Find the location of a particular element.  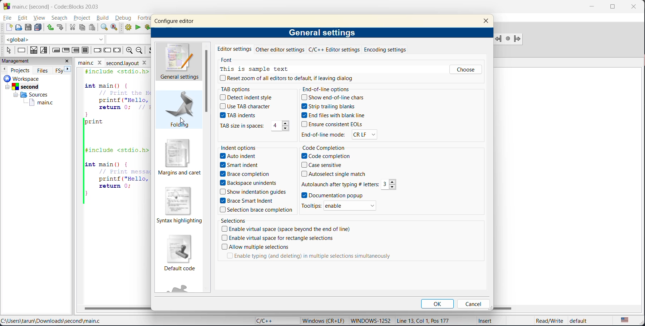

minimize is located at coordinates (592, 8).